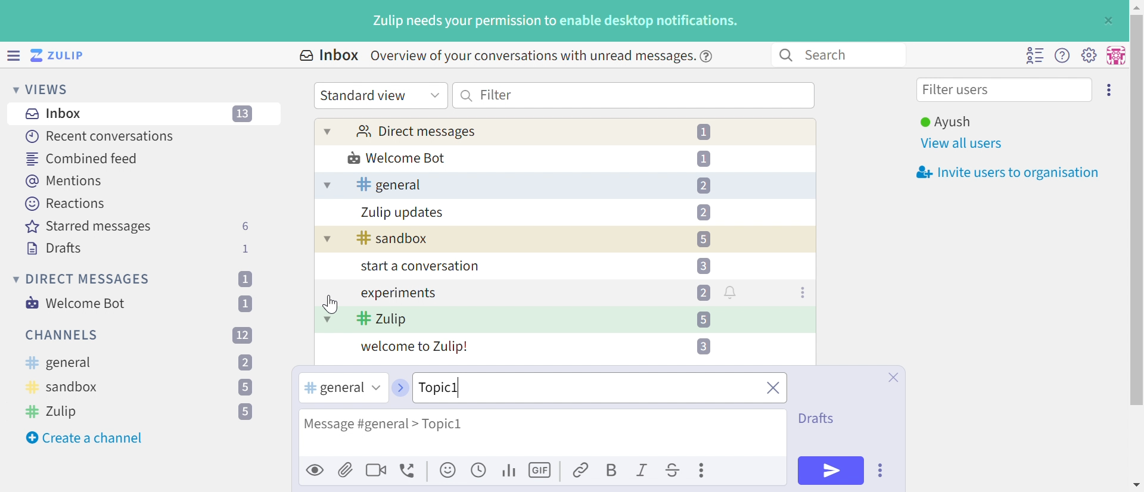 The height and width of the screenshot is (492, 1144). What do you see at coordinates (376, 469) in the screenshot?
I see `Add video call` at bounding box center [376, 469].